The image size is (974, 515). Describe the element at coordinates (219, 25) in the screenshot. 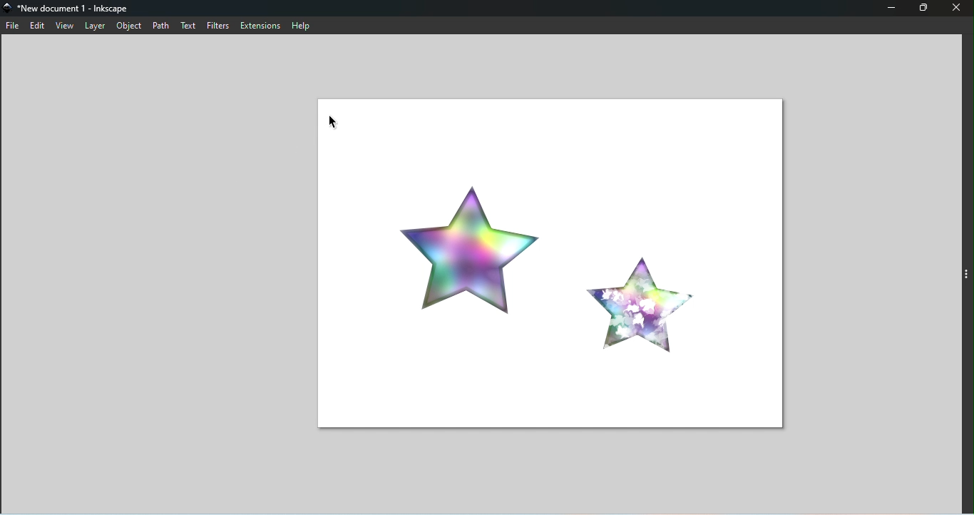

I see `Filters` at that location.